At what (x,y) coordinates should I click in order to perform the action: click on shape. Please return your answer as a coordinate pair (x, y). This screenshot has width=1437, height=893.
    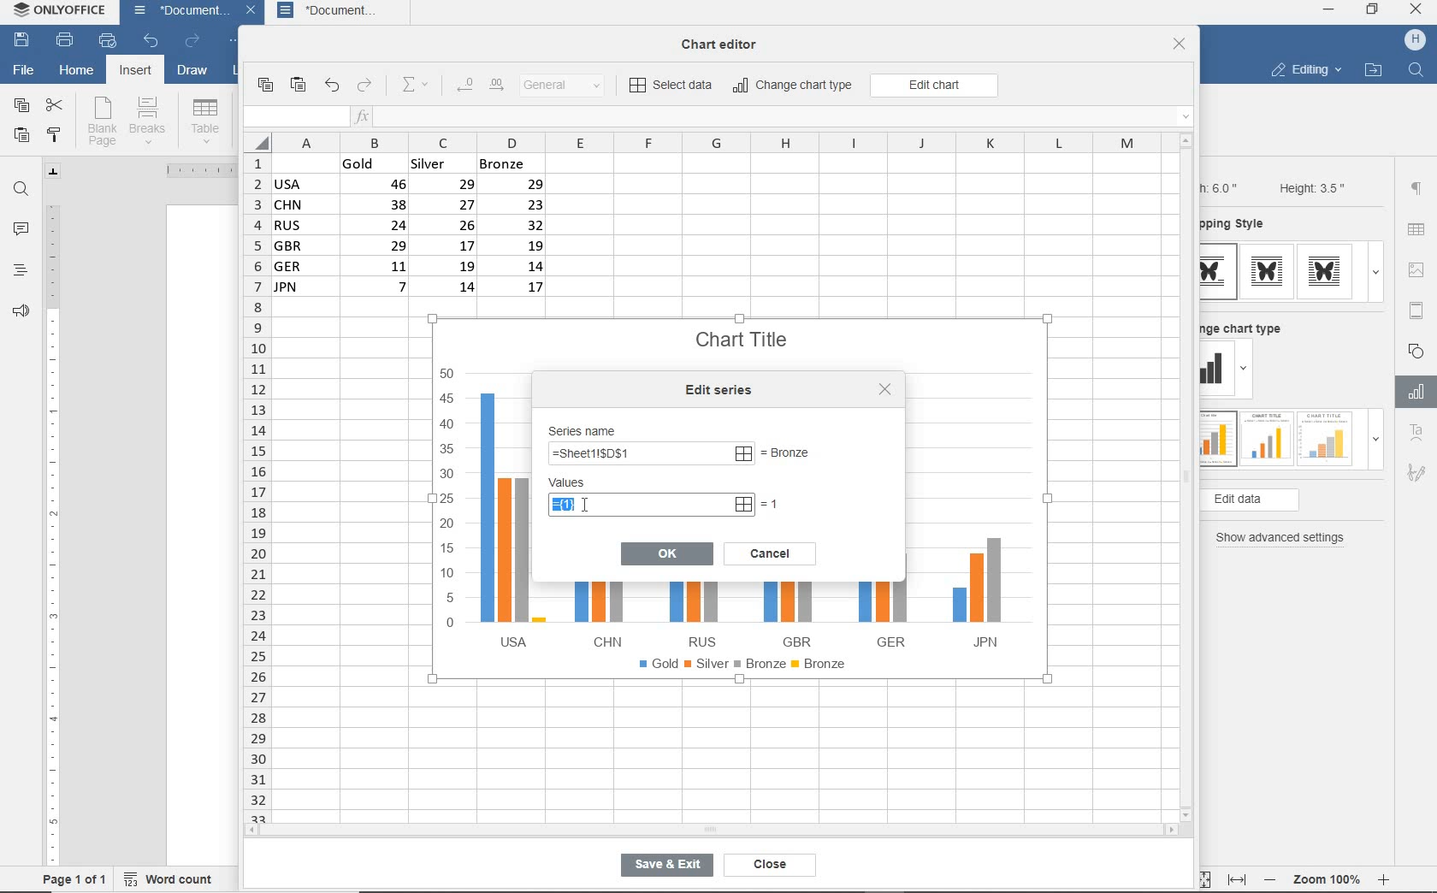
    Looking at the image, I should click on (1418, 350).